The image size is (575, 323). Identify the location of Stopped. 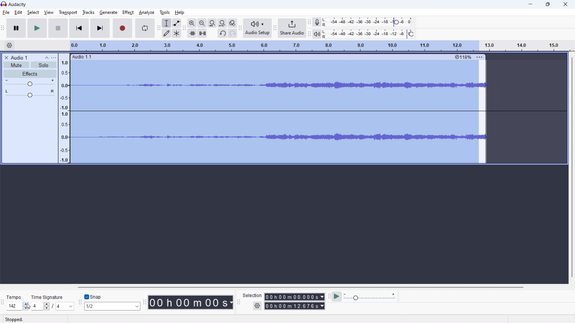
(15, 319).